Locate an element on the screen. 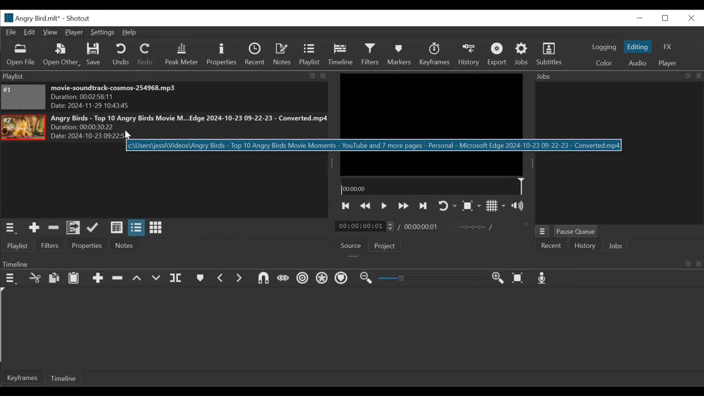 The image size is (704, 396). View as files is located at coordinates (136, 228).